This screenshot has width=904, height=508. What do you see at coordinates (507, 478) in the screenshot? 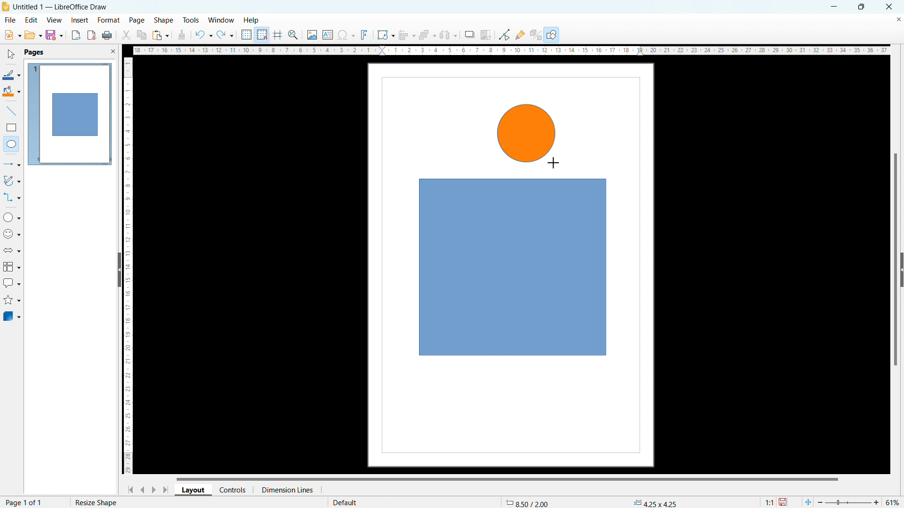
I see `horizontal scrollbar` at bounding box center [507, 478].